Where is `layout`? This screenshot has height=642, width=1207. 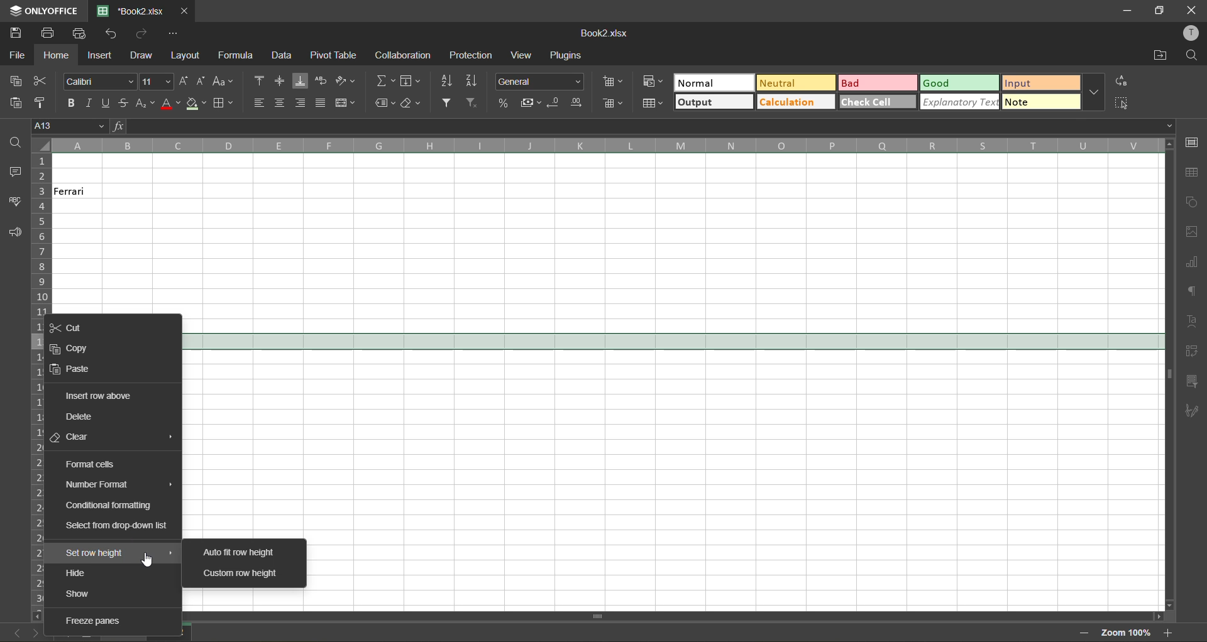
layout is located at coordinates (184, 56).